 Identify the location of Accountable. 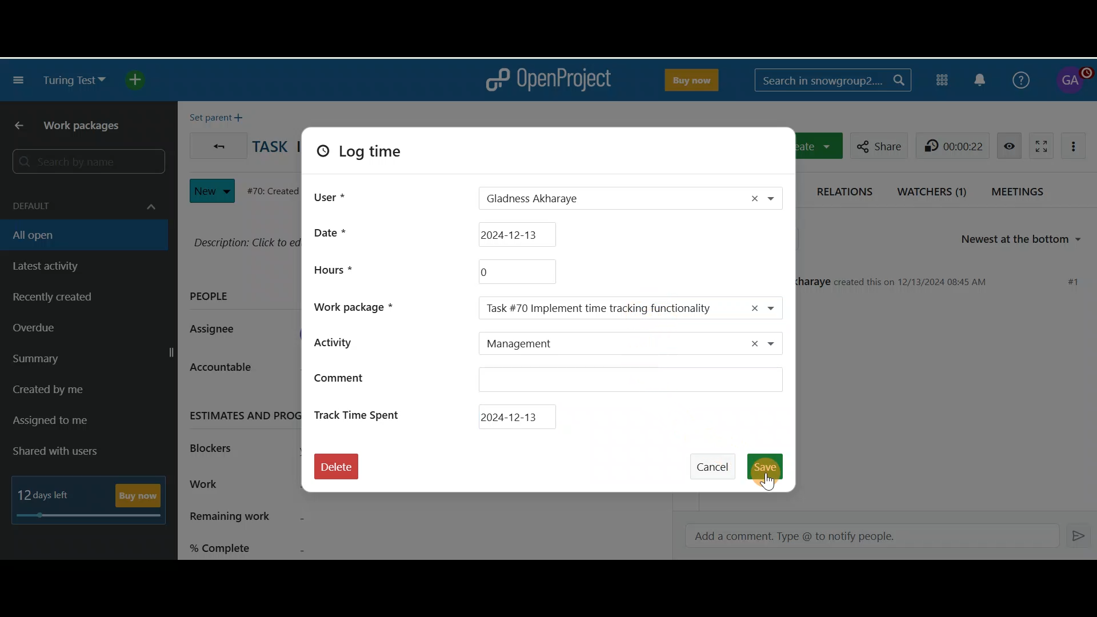
(231, 371).